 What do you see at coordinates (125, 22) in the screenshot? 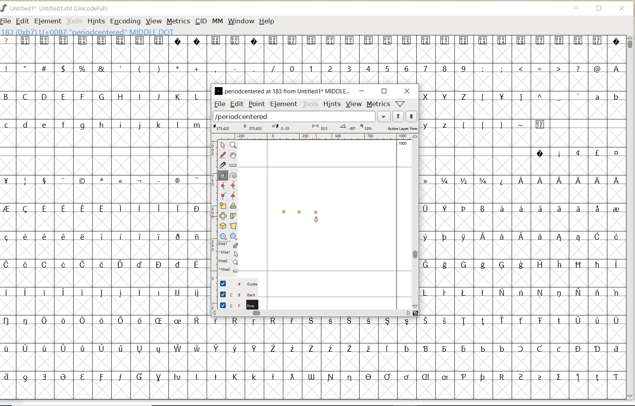
I see `ENCODING` at bounding box center [125, 22].